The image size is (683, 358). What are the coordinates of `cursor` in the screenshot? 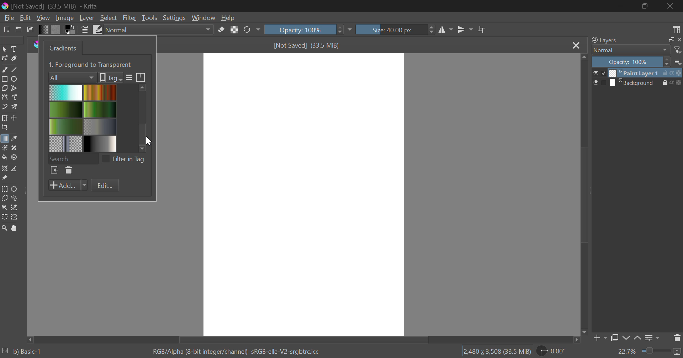 It's located at (150, 140).